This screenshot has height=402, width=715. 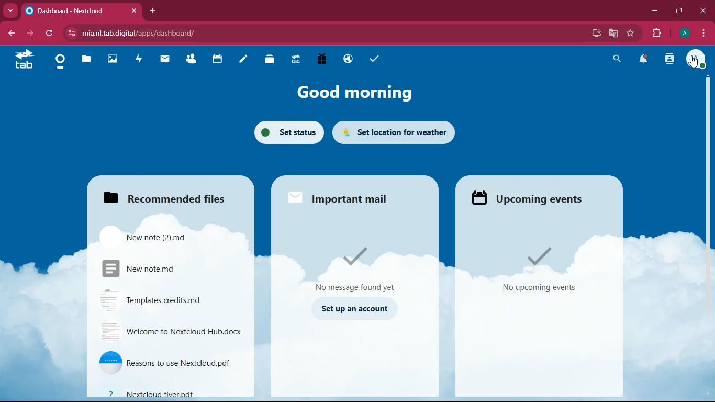 What do you see at coordinates (58, 62) in the screenshot?
I see `home` at bounding box center [58, 62].